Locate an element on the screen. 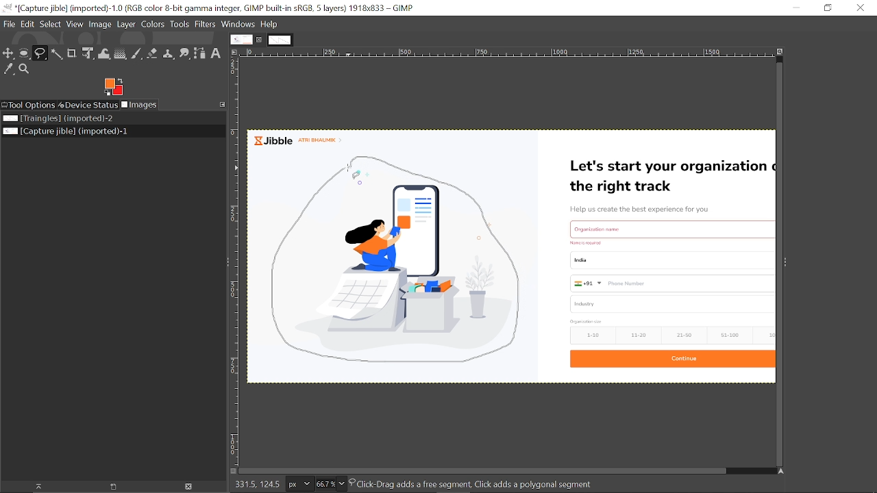 The width and height of the screenshot is (877, 493). Zoom image when window size changes is located at coordinates (780, 53).